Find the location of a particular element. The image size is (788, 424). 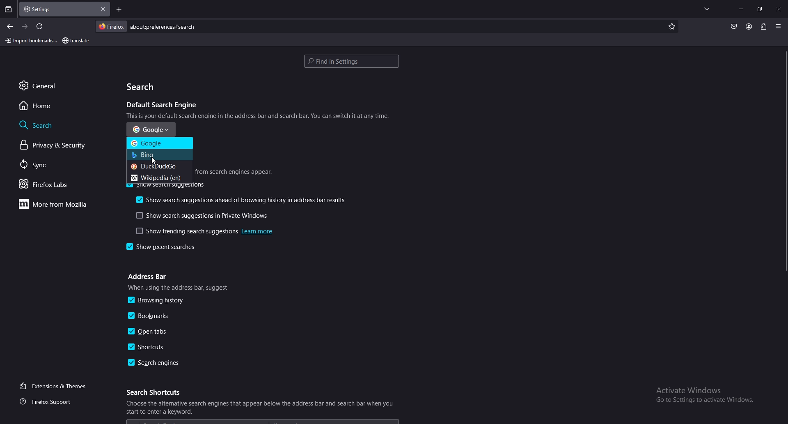

show search suggestions is located at coordinates (167, 187).